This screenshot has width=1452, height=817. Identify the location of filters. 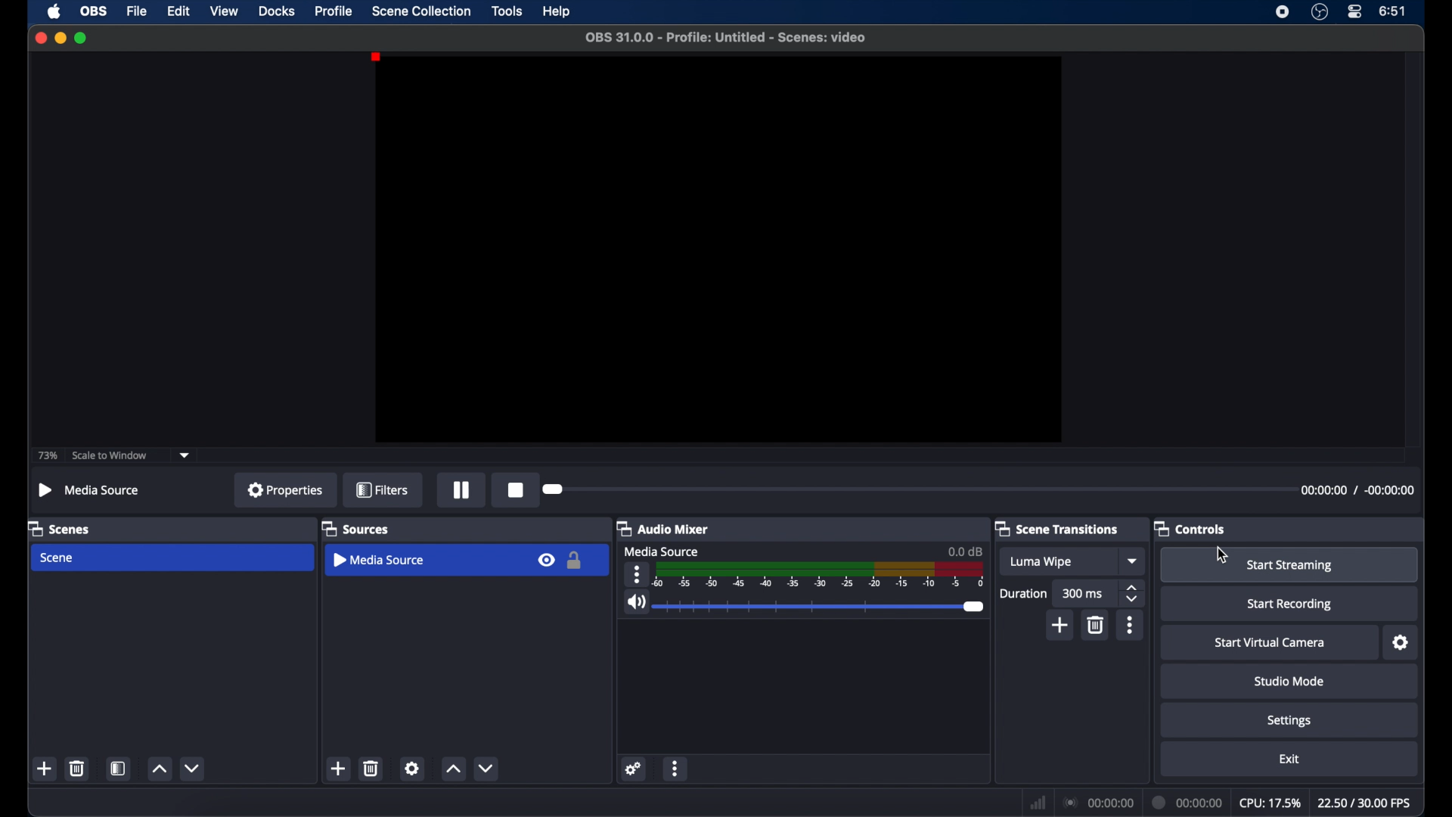
(384, 491).